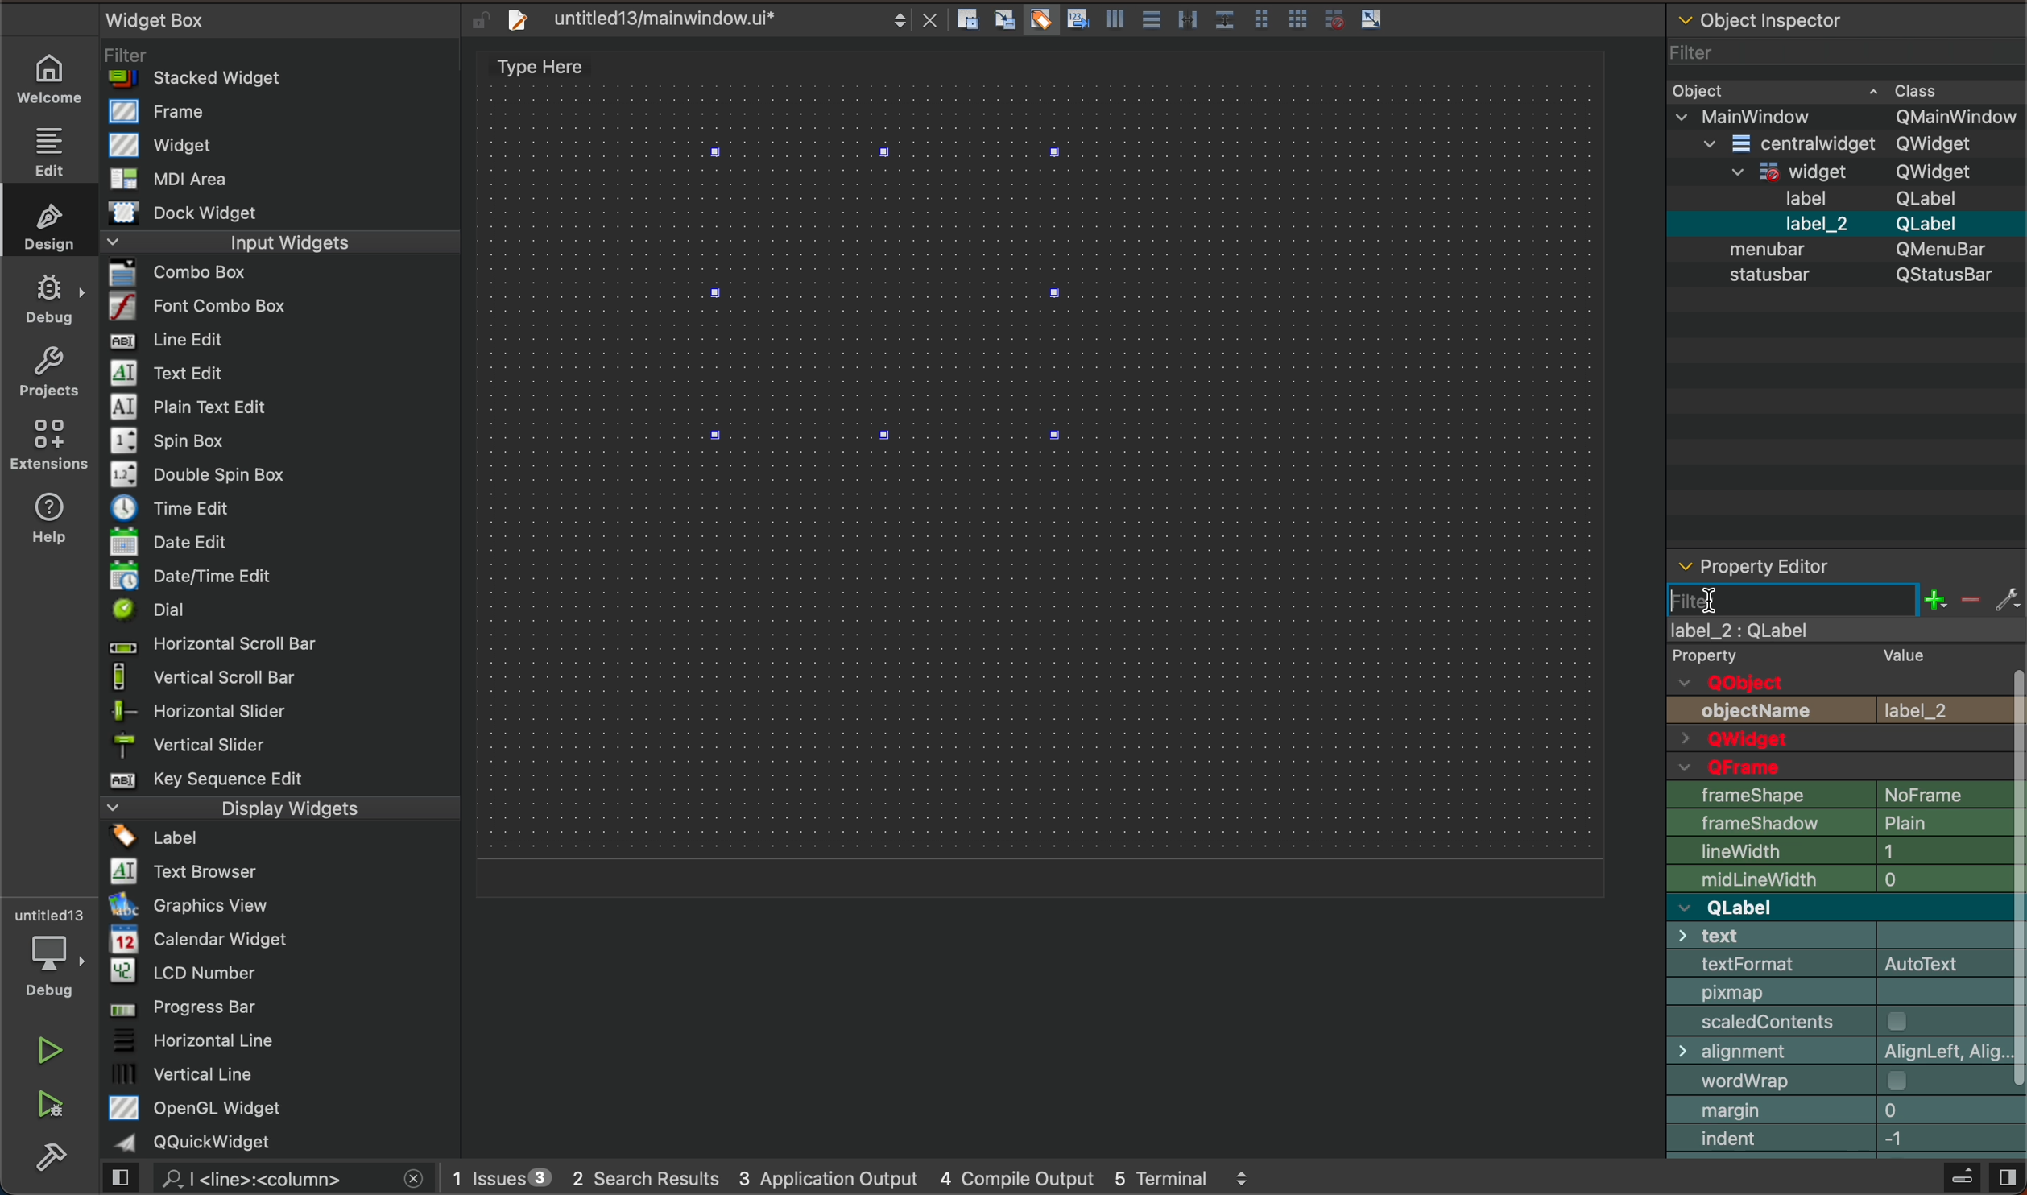  I want to click on design, so click(48, 222).